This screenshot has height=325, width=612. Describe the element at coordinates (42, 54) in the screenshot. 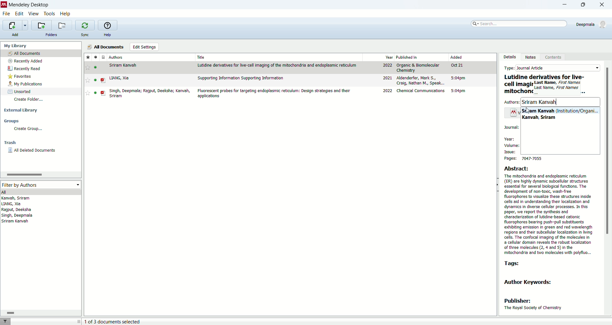

I see `all documents` at that location.